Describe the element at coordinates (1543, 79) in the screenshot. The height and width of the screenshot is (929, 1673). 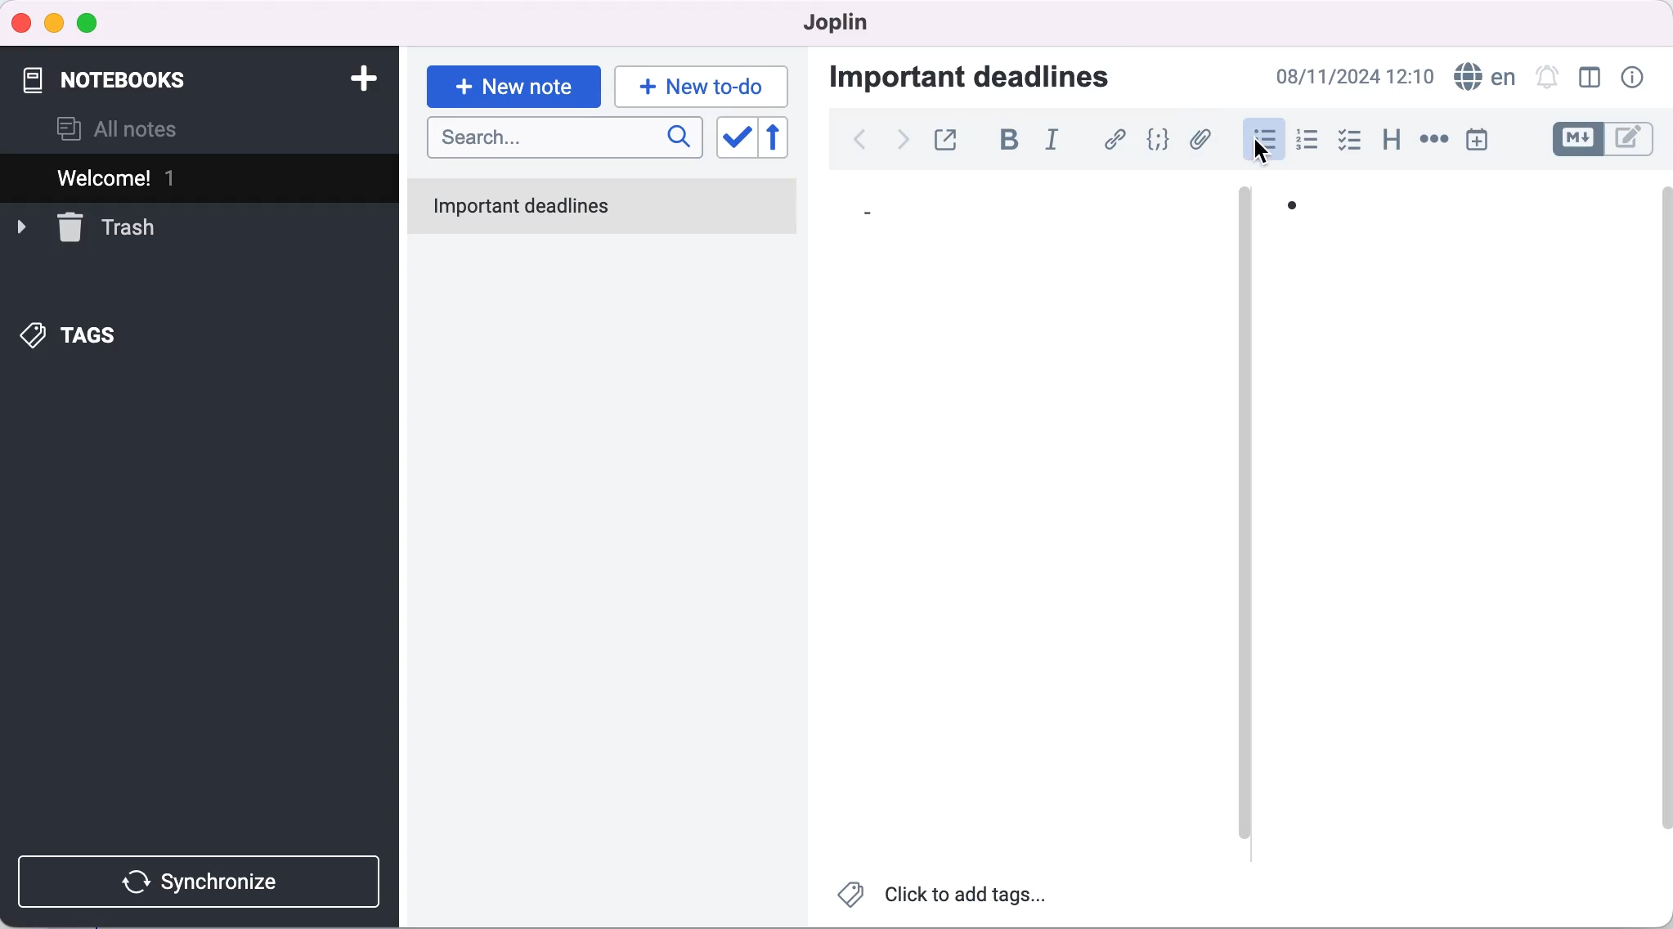
I see `set alarm` at that location.